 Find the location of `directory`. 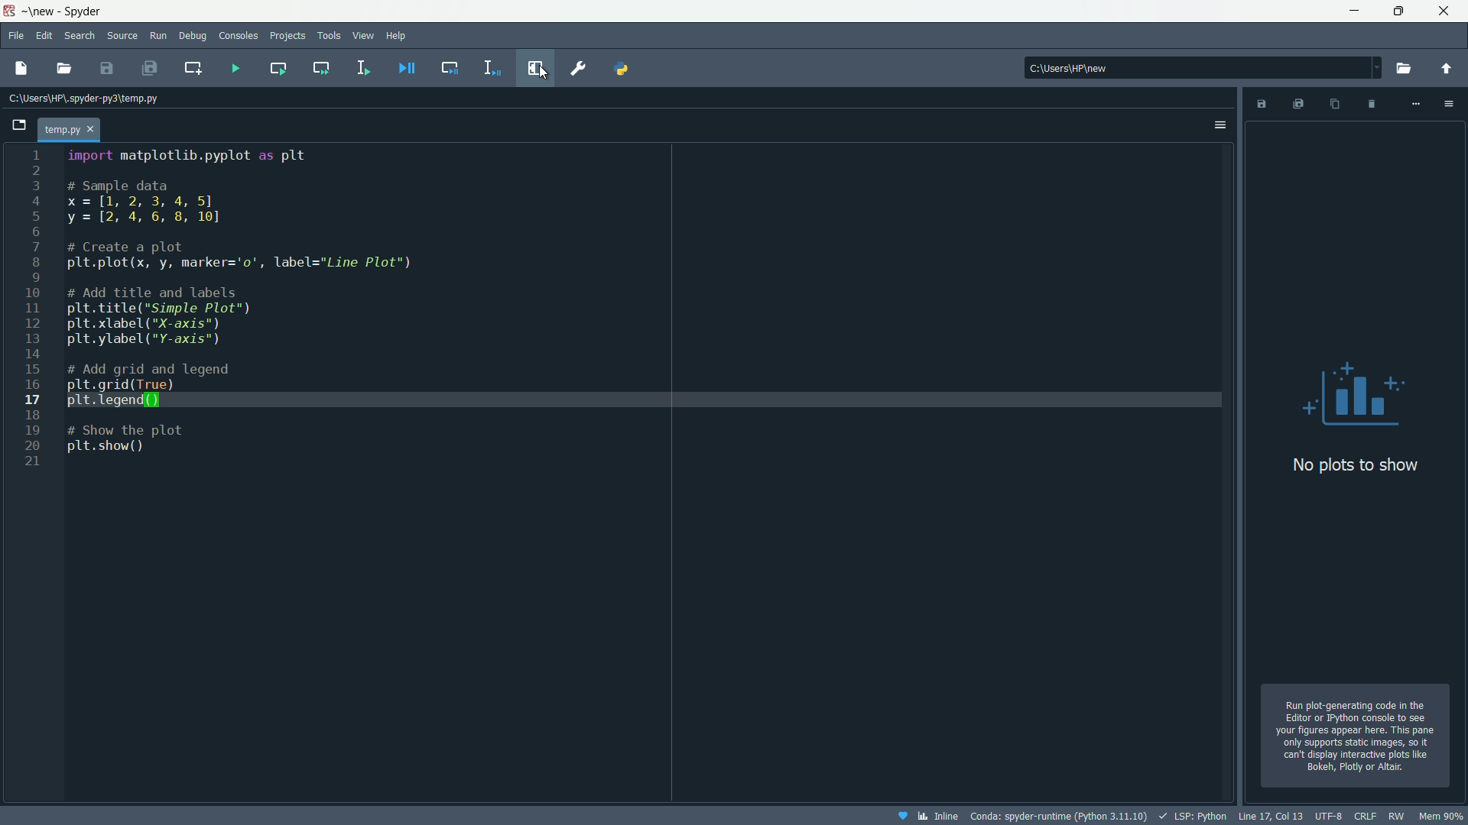

directory is located at coordinates (1203, 69).